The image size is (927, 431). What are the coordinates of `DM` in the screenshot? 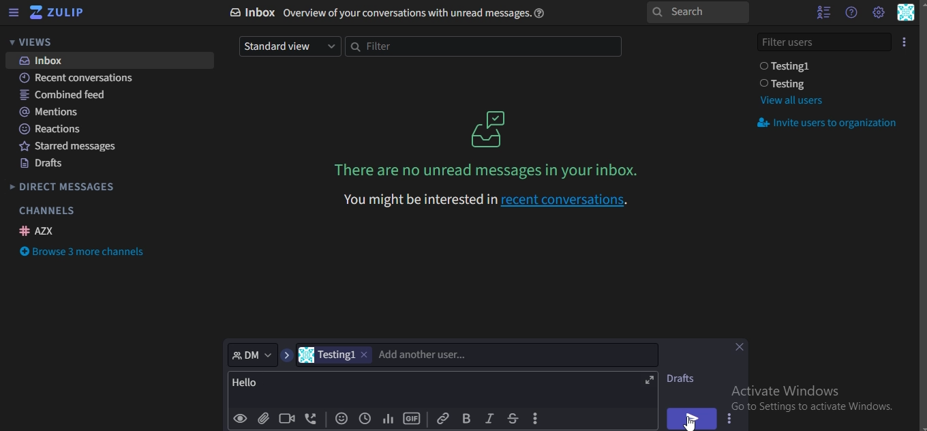 It's located at (253, 354).